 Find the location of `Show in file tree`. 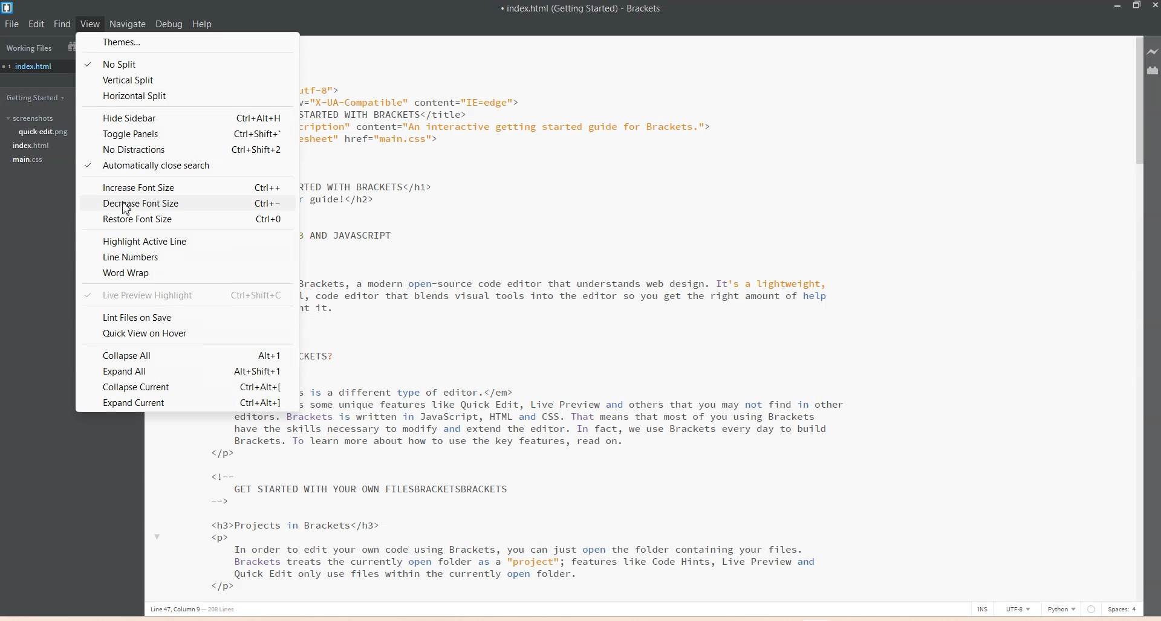

Show in file tree is located at coordinates (73, 47).